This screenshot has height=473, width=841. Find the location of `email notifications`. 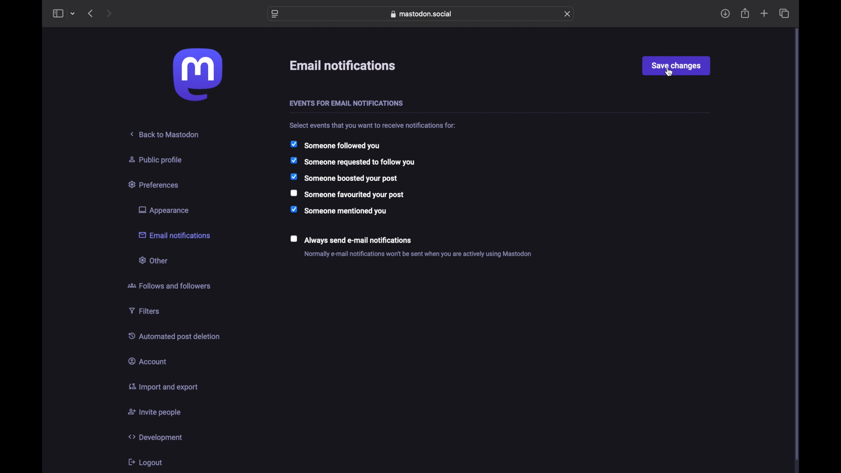

email notifications is located at coordinates (174, 234).